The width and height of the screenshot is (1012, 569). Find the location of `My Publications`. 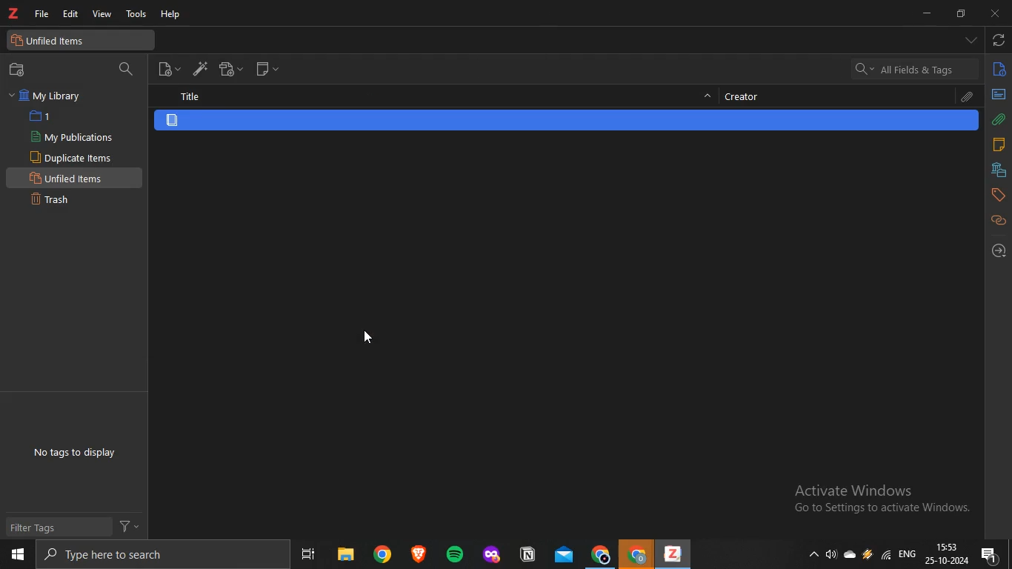

My Publications is located at coordinates (71, 137).